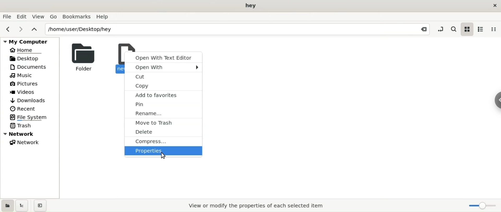 The width and height of the screenshot is (501, 212). What do you see at coordinates (164, 57) in the screenshot?
I see `open with text editor` at bounding box center [164, 57].